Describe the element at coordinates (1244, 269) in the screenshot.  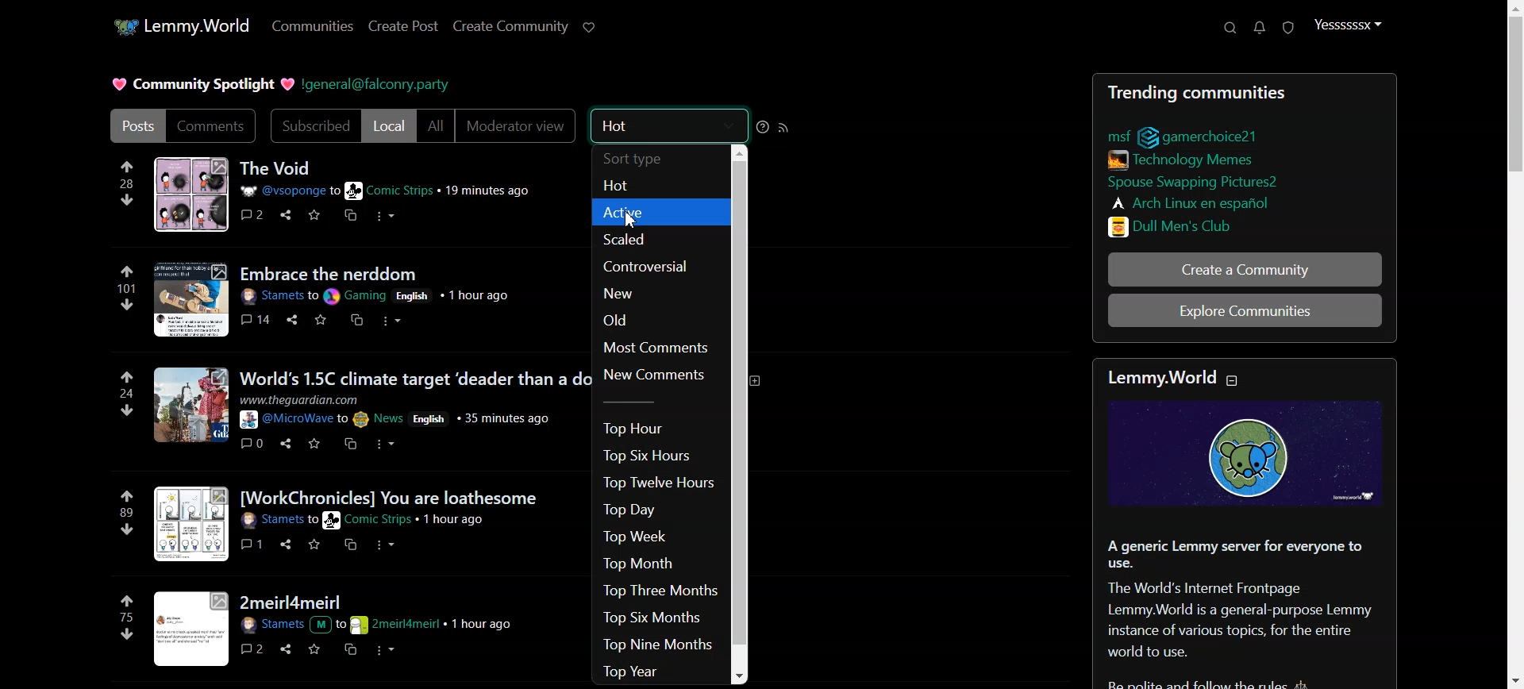
I see `Create a Community` at that location.